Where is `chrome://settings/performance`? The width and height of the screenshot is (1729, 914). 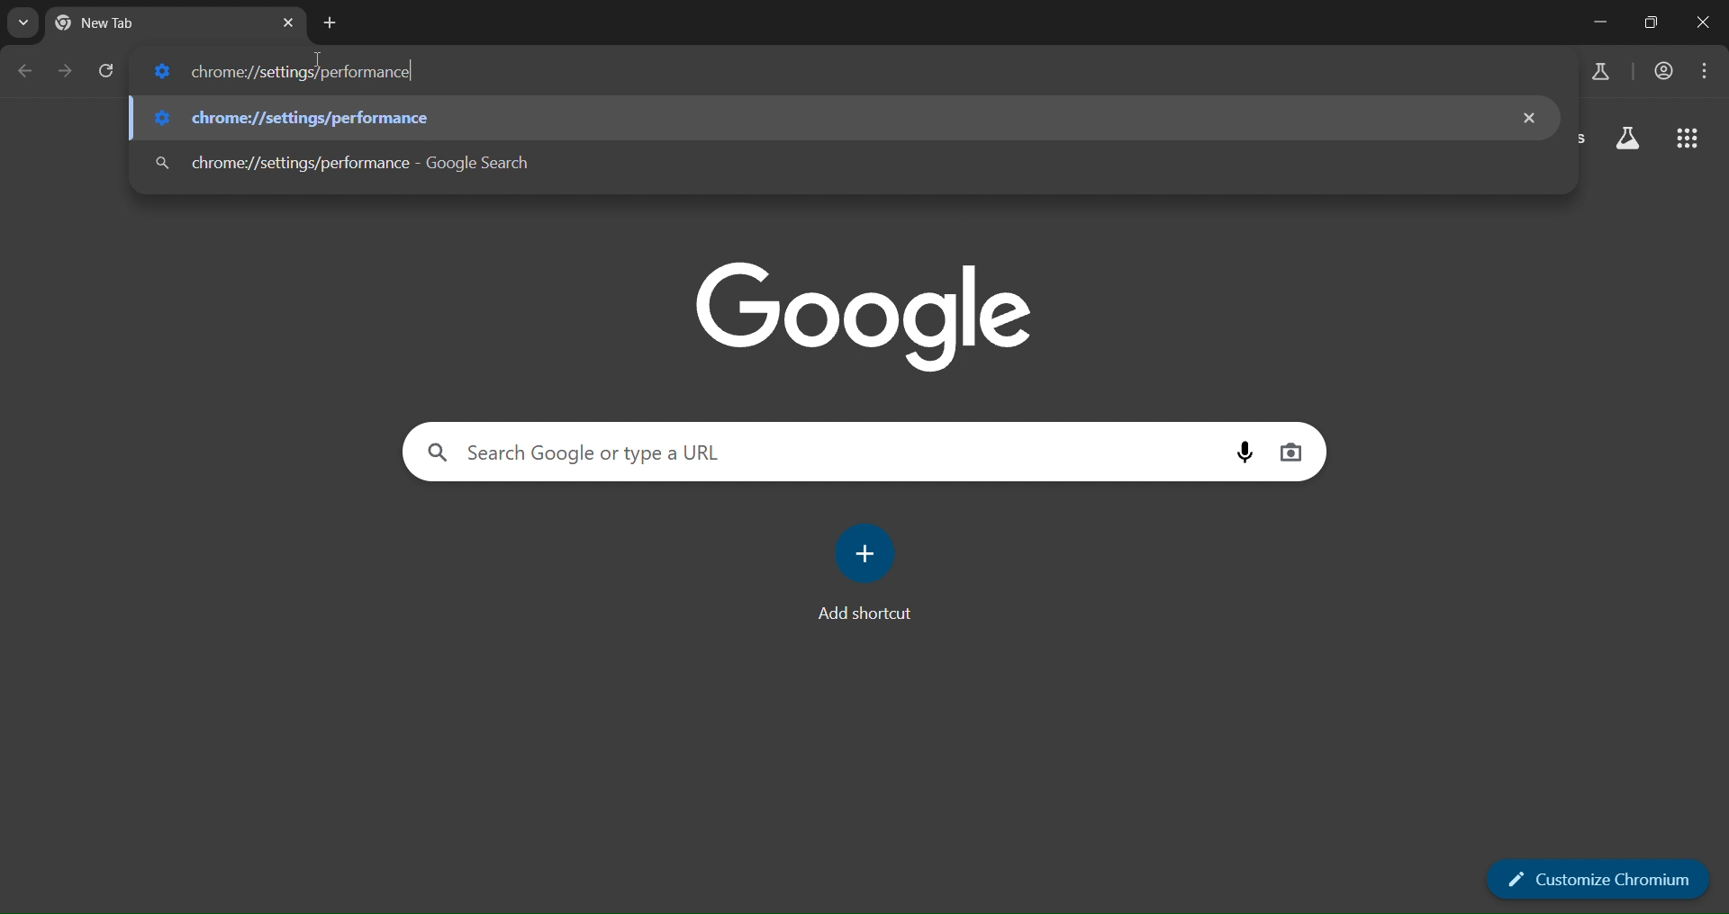
chrome://settings/performance is located at coordinates (285, 72).